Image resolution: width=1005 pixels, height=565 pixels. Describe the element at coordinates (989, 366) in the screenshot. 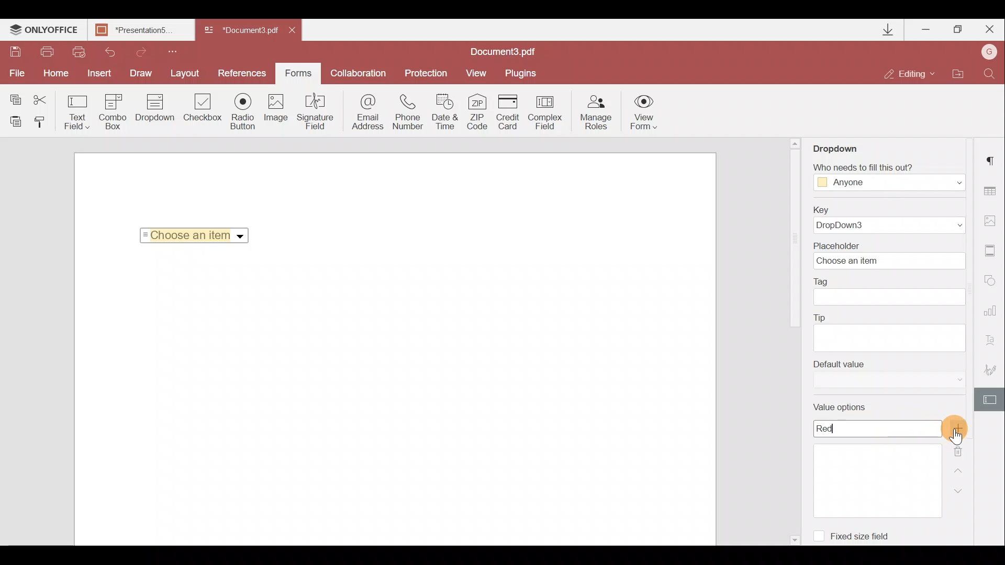

I see `Signature settings` at that location.